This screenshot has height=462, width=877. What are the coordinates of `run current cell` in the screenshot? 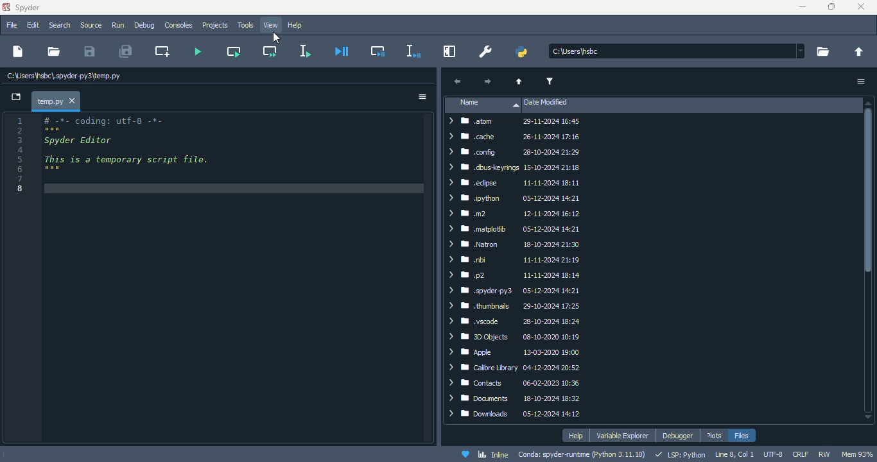 It's located at (234, 51).